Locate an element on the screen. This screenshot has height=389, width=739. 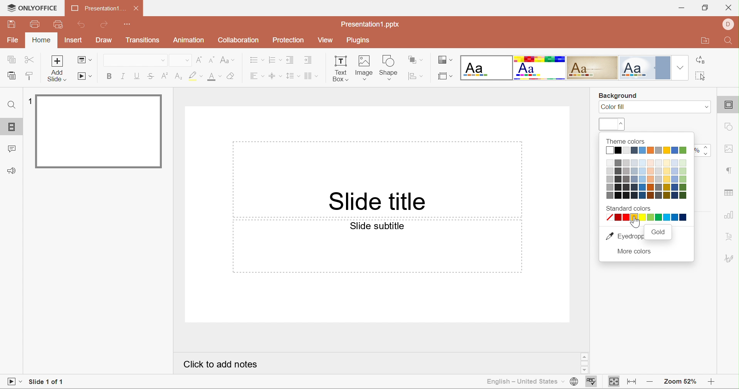
Insert columns is located at coordinates (312, 76).